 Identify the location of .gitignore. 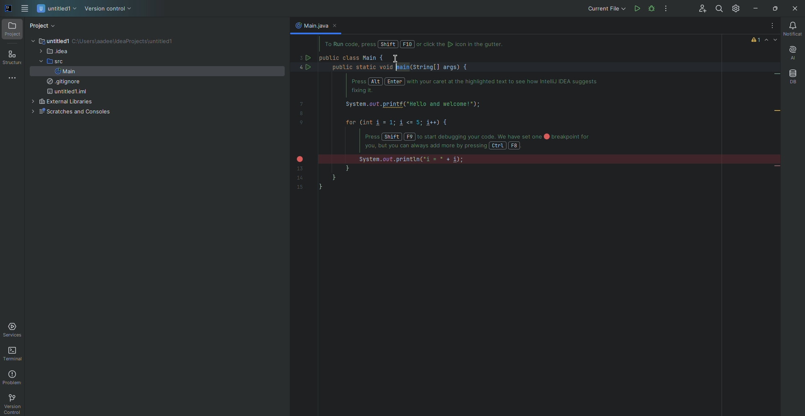
(61, 82).